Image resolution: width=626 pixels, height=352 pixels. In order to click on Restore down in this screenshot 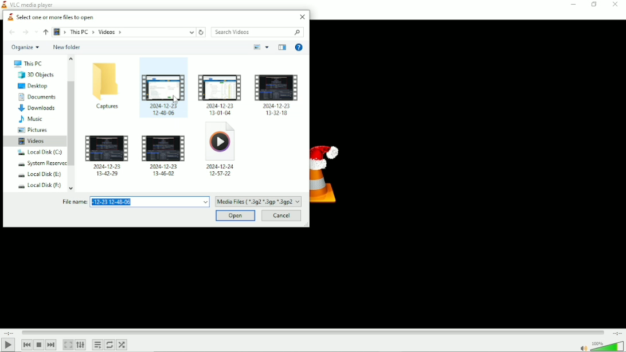, I will do `click(593, 4)`.